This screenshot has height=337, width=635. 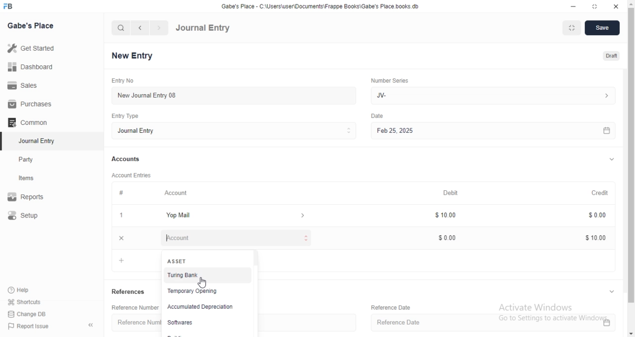 What do you see at coordinates (201, 307) in the screenshot?
I see `Accumulated Depreciation` at bounding box center [201, 307].